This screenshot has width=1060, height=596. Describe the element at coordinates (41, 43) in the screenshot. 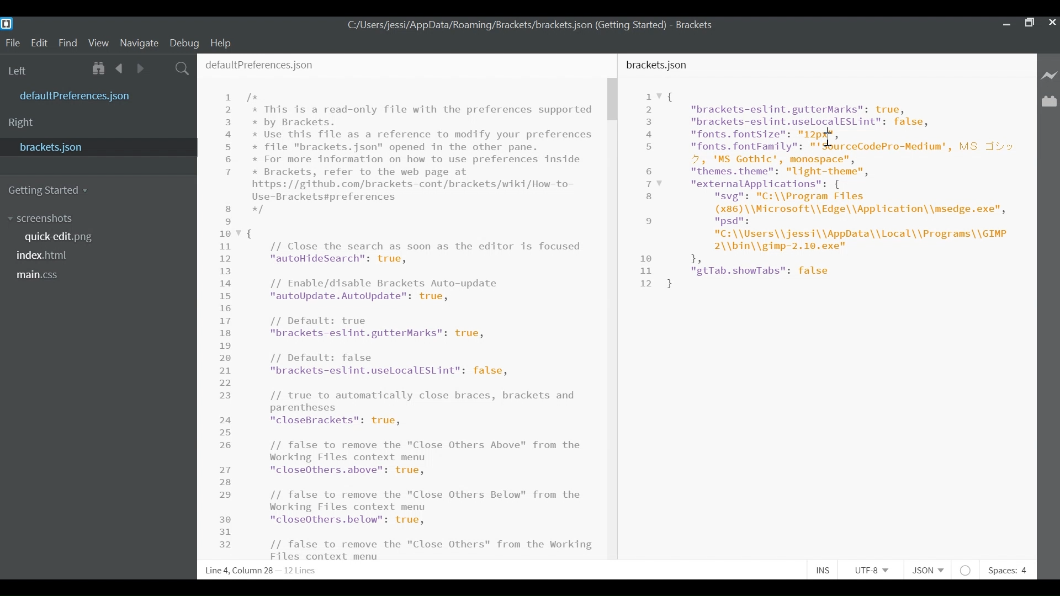

I see `Edit` at that location.